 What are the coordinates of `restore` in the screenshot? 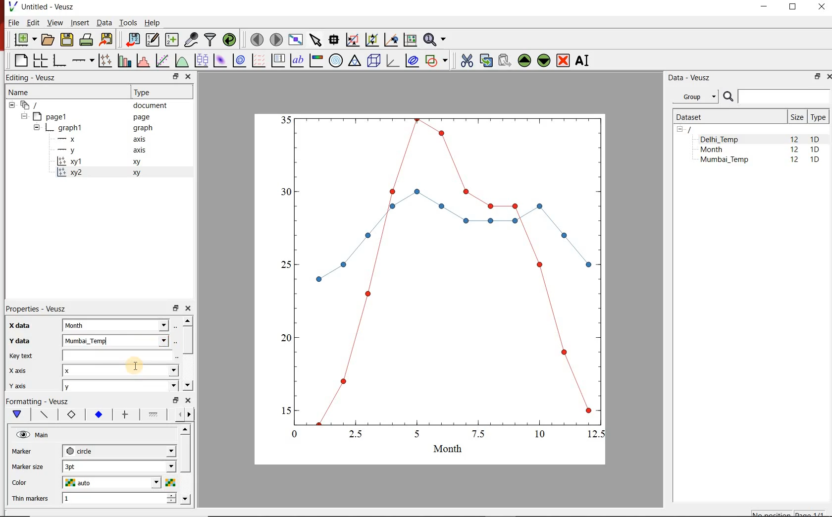 It's located at (177, 400).